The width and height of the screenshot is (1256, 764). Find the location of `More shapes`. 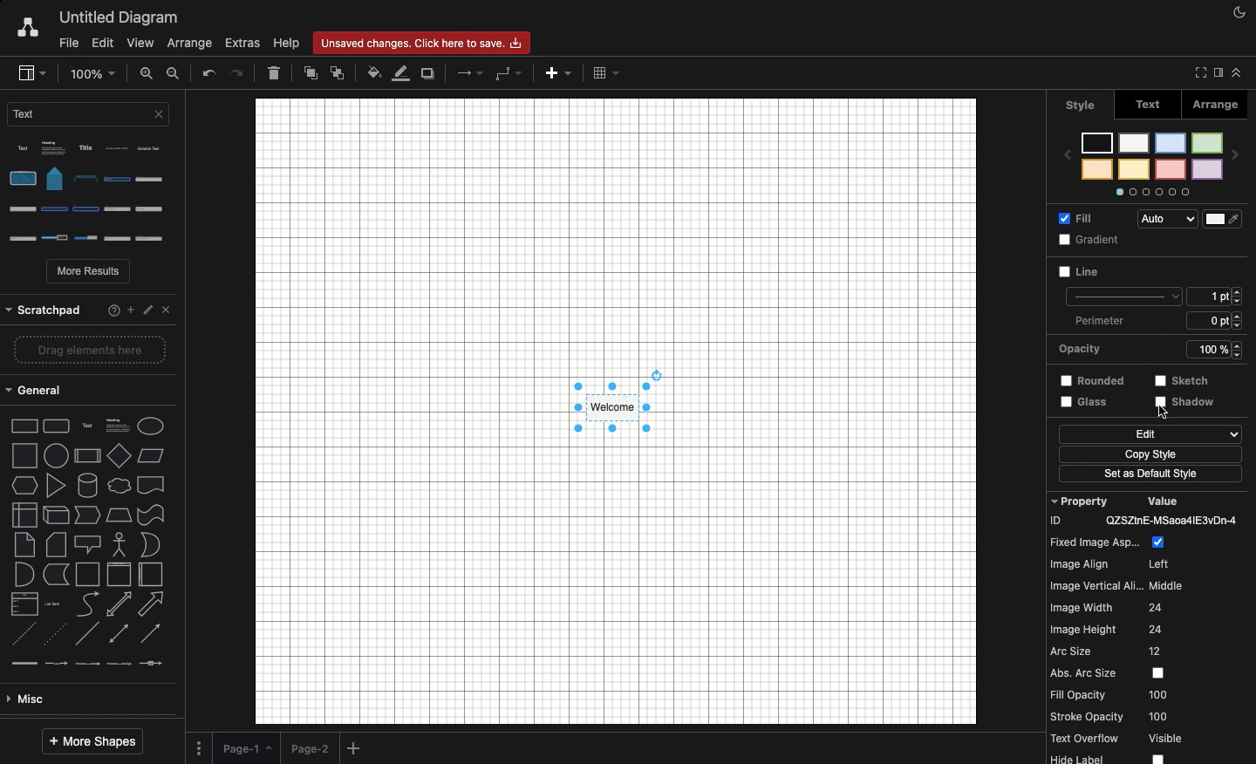

More shapes is located at coordinates (92, 742).